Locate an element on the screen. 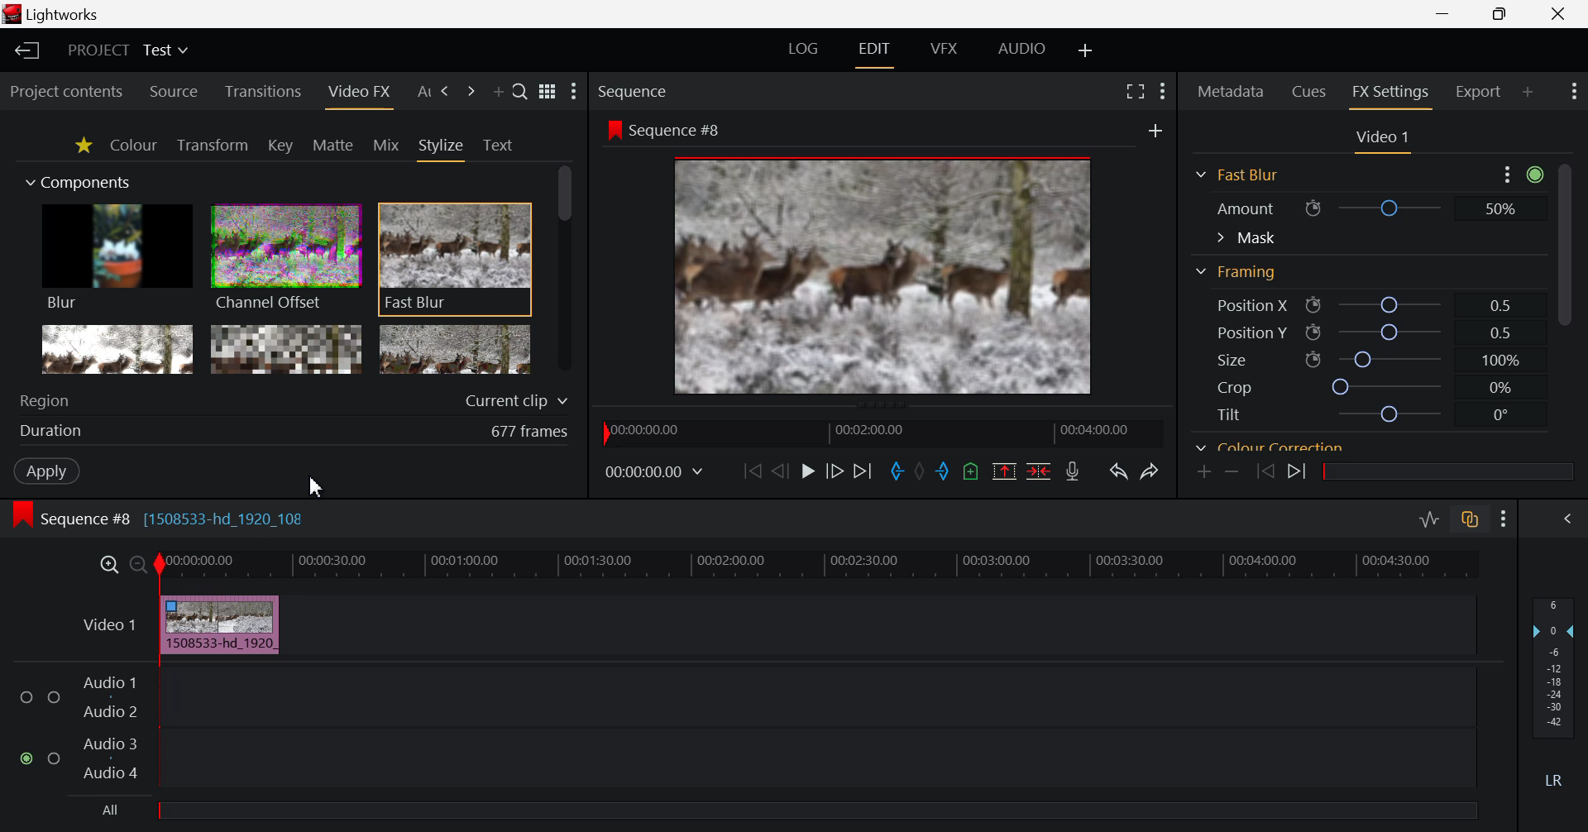 This screenshot has height=832, width=1588. Sequence #8 is located at coordinates (662, 129).